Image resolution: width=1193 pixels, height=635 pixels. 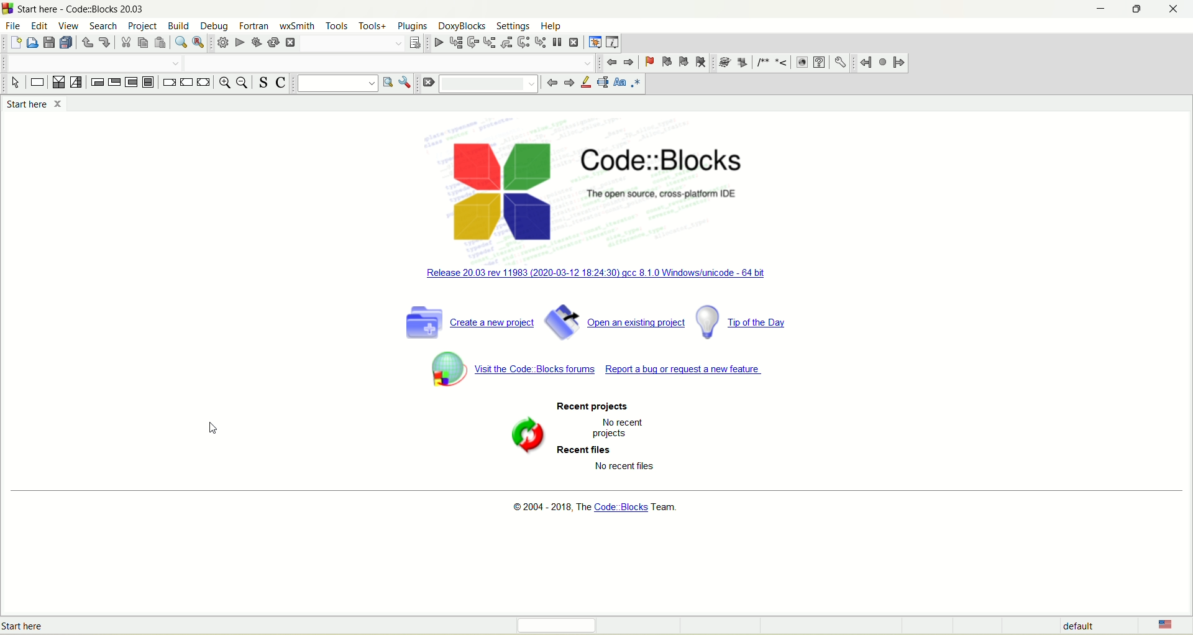 I want to click on code::block, so click(x=83, y=9).